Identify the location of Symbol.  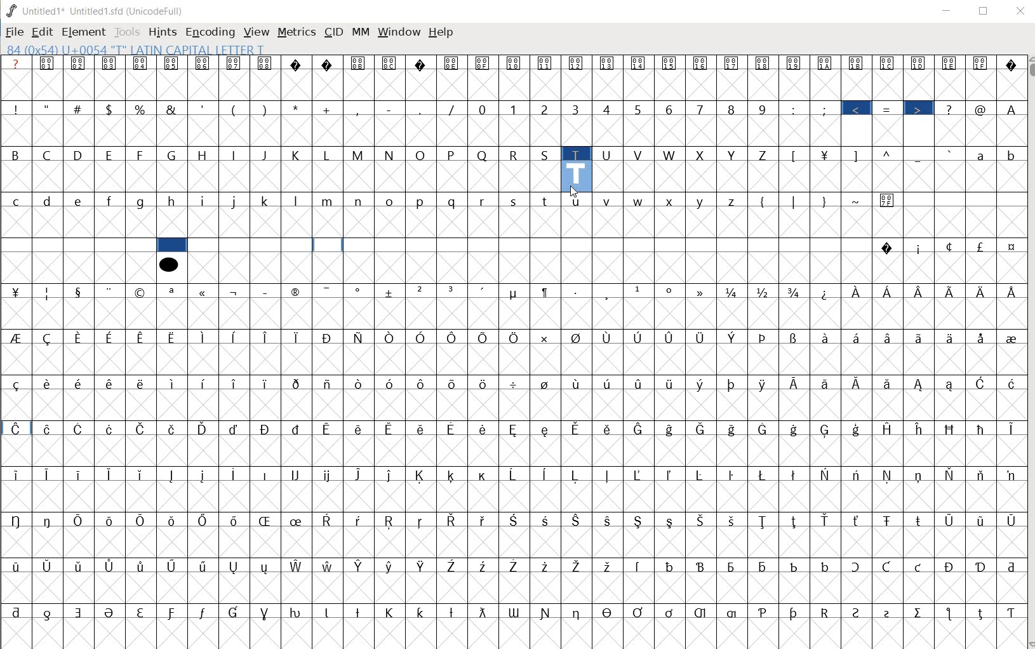
(140, 63).